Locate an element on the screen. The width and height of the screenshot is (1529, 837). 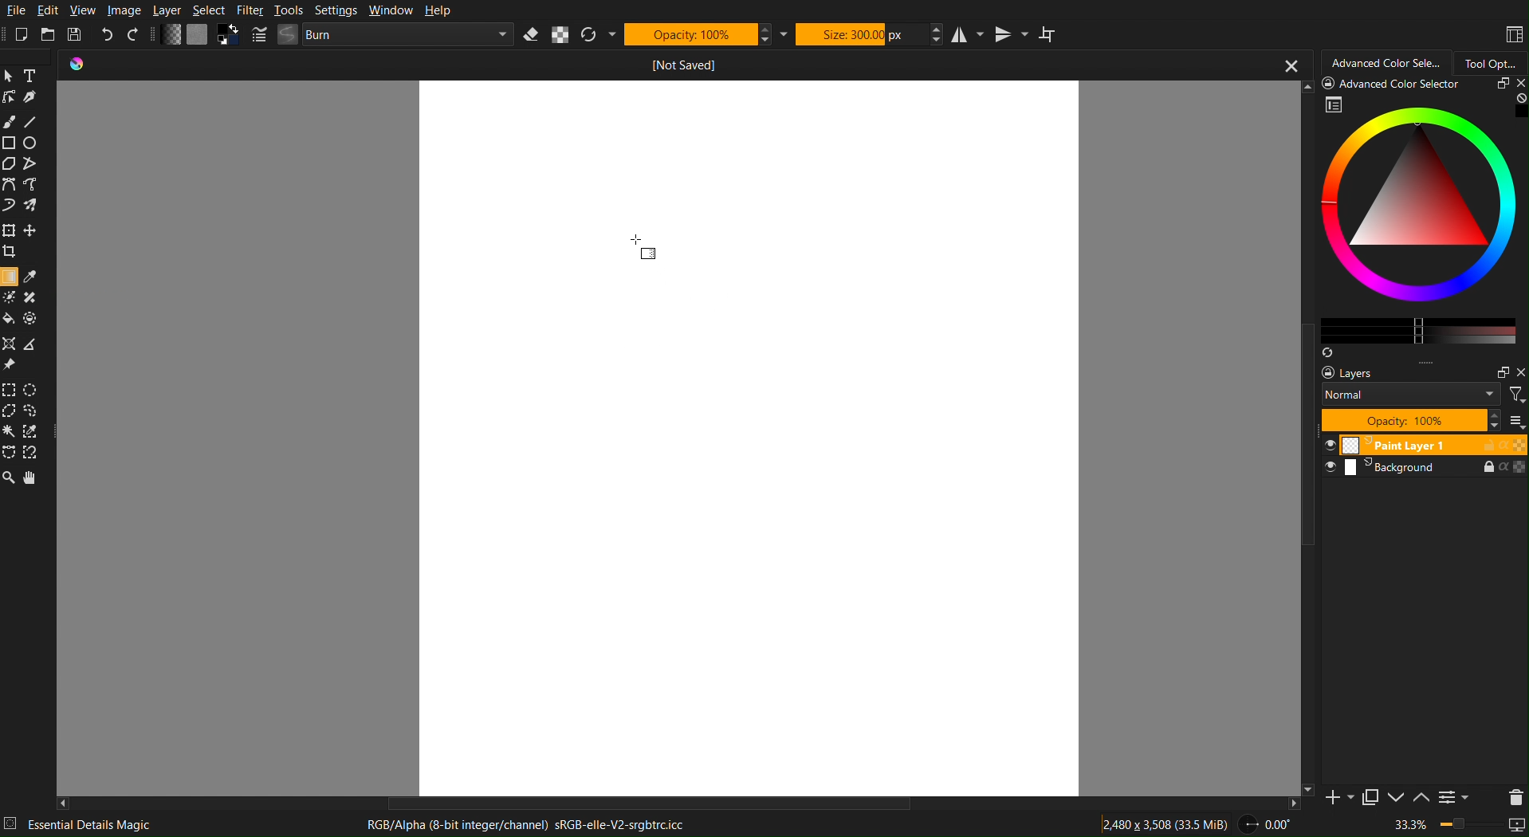
Polygon Tools is located at coordinates (22, 163).